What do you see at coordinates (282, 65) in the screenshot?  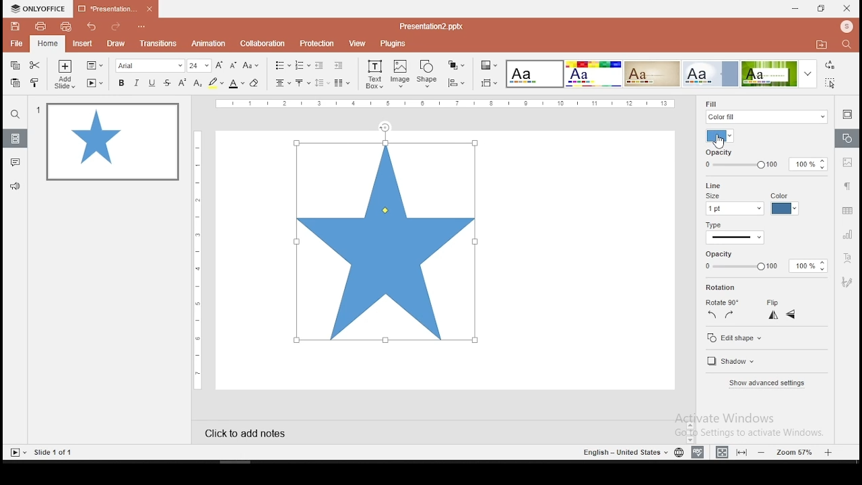 I see `bullets` at bounding box center [282, 65].